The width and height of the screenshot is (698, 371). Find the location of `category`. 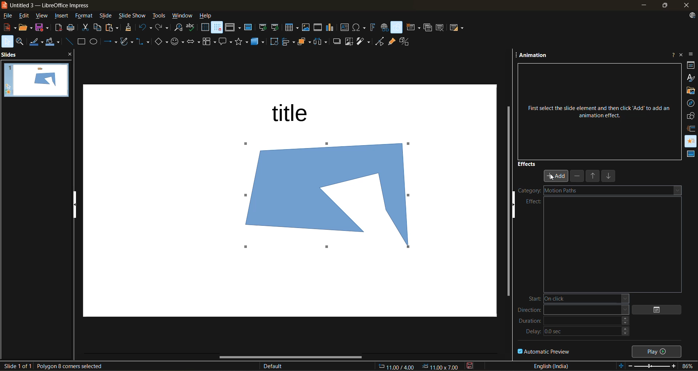

category is located at coordinates (528, 192).